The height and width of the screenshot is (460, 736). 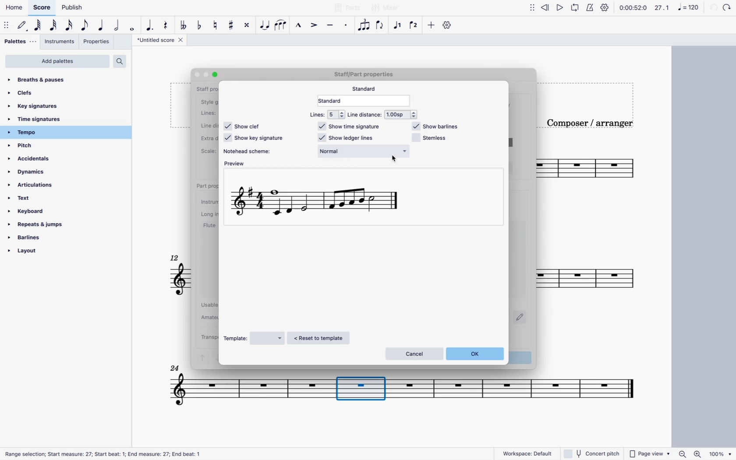 What do you see at coordinates (39, 25) in the screenshot?
I see `64th note` at bounding box center [39, 25].